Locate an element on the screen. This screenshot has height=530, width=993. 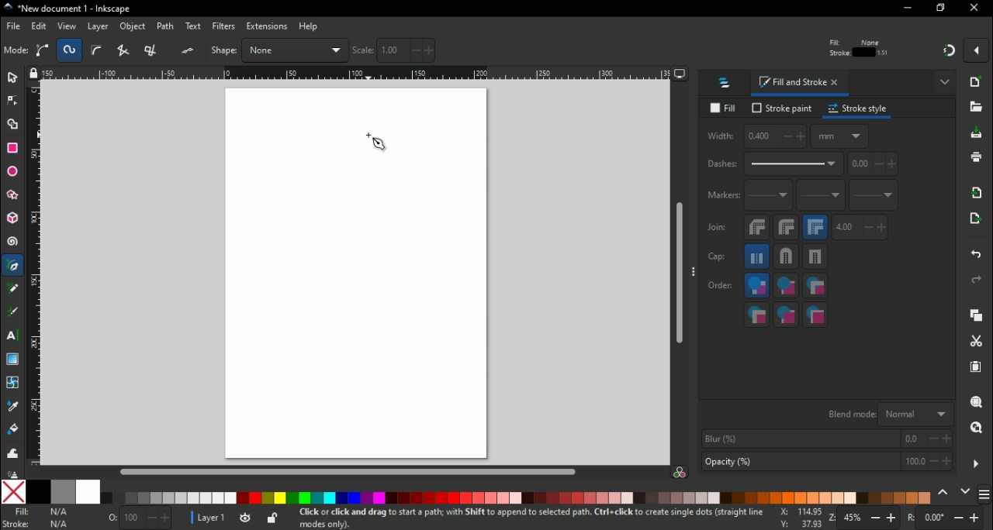
create a sequence of paraxial line segments is located at coordinates (154, 50).